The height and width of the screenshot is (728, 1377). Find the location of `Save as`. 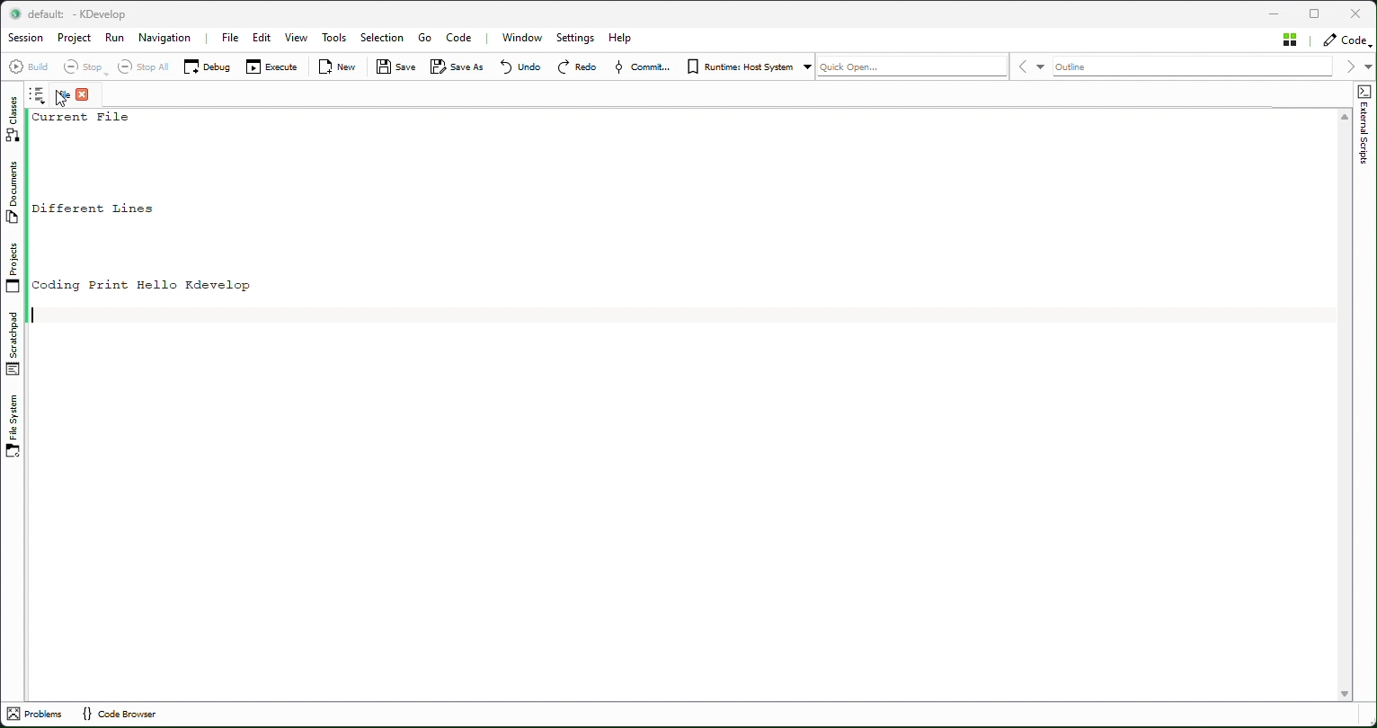

Save as is located at coordinates (458, 67).